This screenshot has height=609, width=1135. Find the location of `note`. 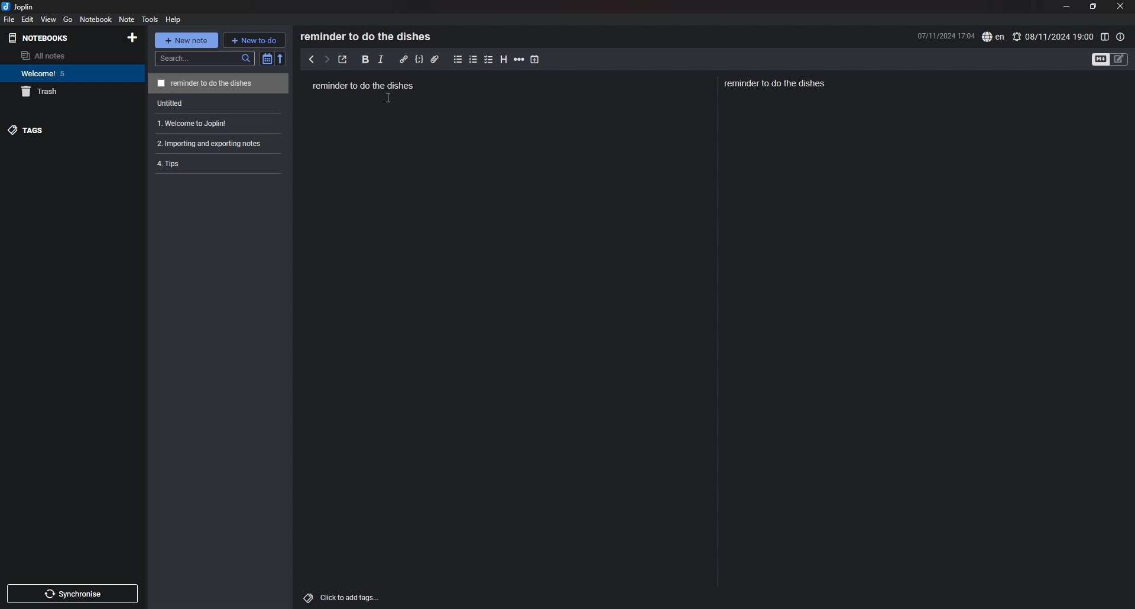

note is located at coordinates (220, 83).